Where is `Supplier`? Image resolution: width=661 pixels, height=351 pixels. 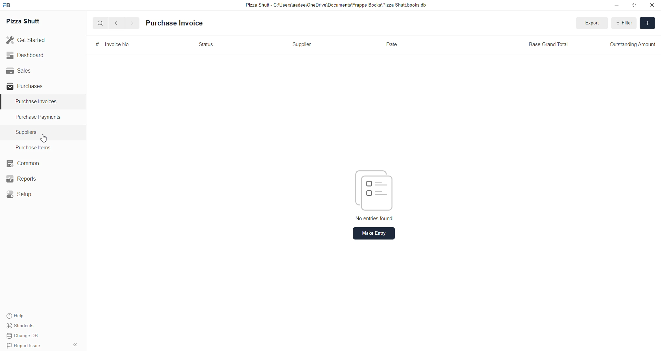
Supplier is located at coordinates (301, 44).